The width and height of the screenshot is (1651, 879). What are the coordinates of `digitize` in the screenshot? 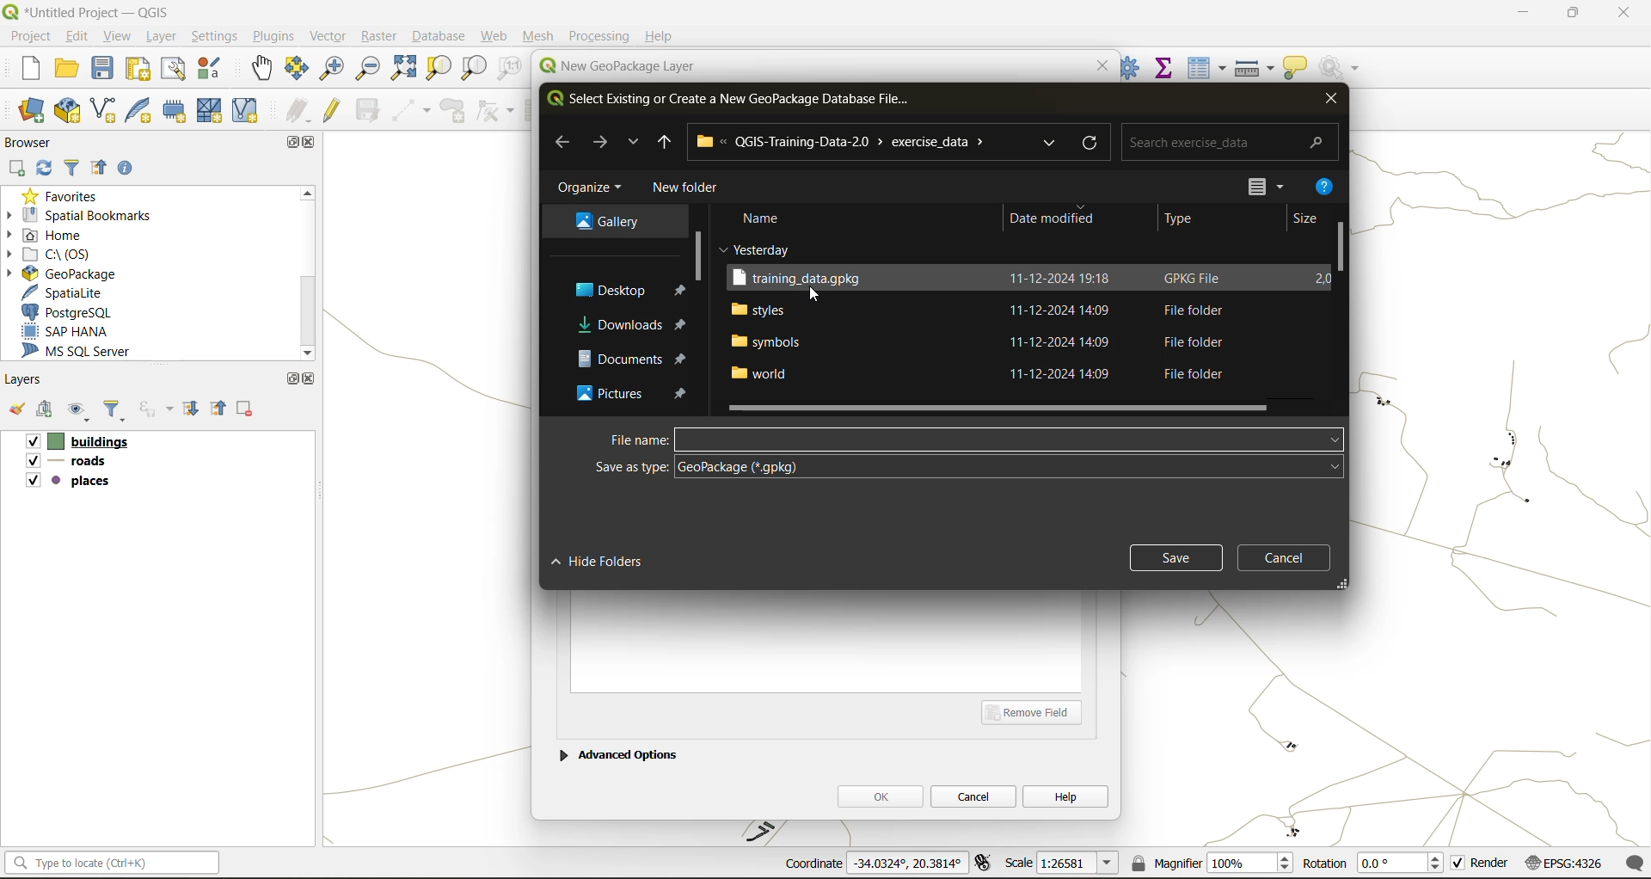 It's located at (413, 111).